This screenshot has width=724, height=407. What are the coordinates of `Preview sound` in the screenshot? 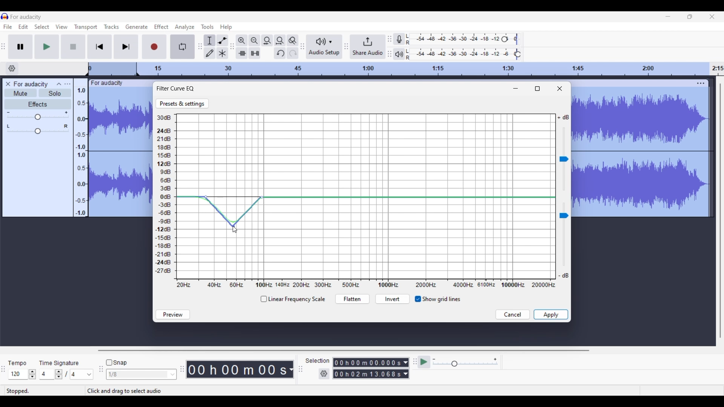 It's located at (173, 315).